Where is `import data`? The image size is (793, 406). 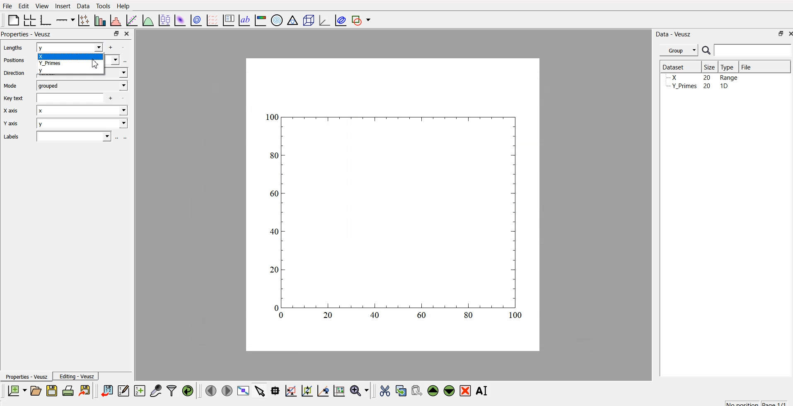
import data is located at coordinates (107, 389).